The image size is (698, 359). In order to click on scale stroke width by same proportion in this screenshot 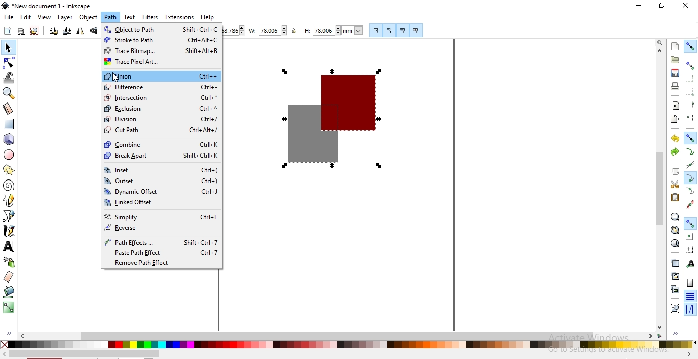, I will do `click(375, 30)`.